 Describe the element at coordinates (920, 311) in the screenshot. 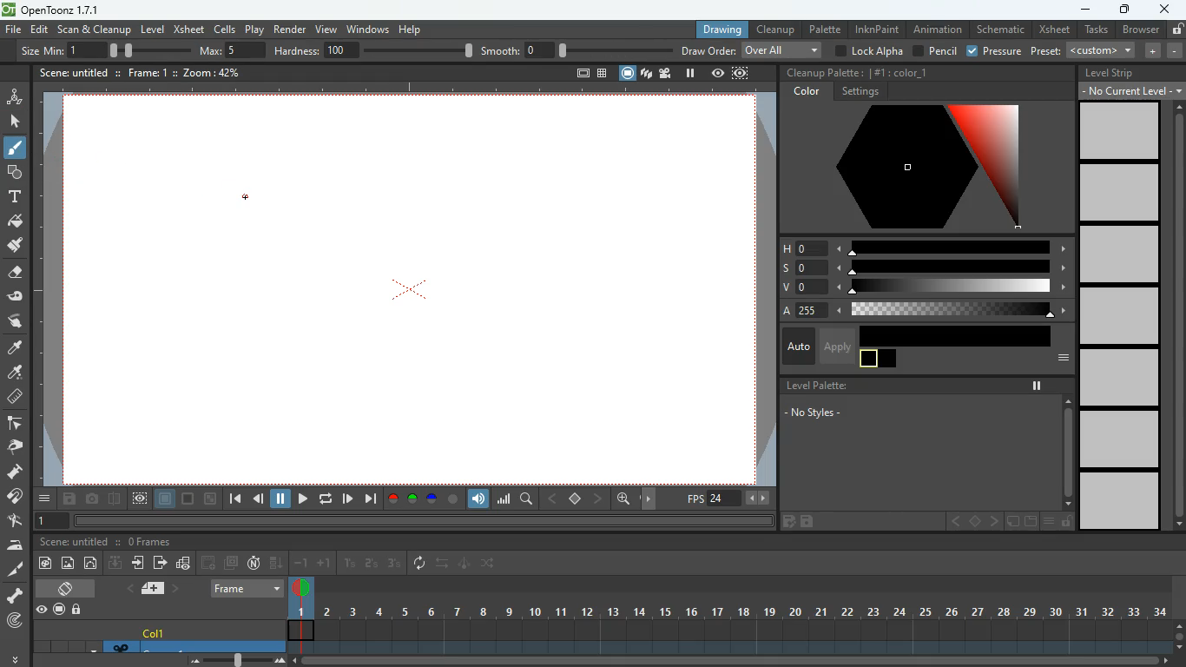

I see `a` at that location.